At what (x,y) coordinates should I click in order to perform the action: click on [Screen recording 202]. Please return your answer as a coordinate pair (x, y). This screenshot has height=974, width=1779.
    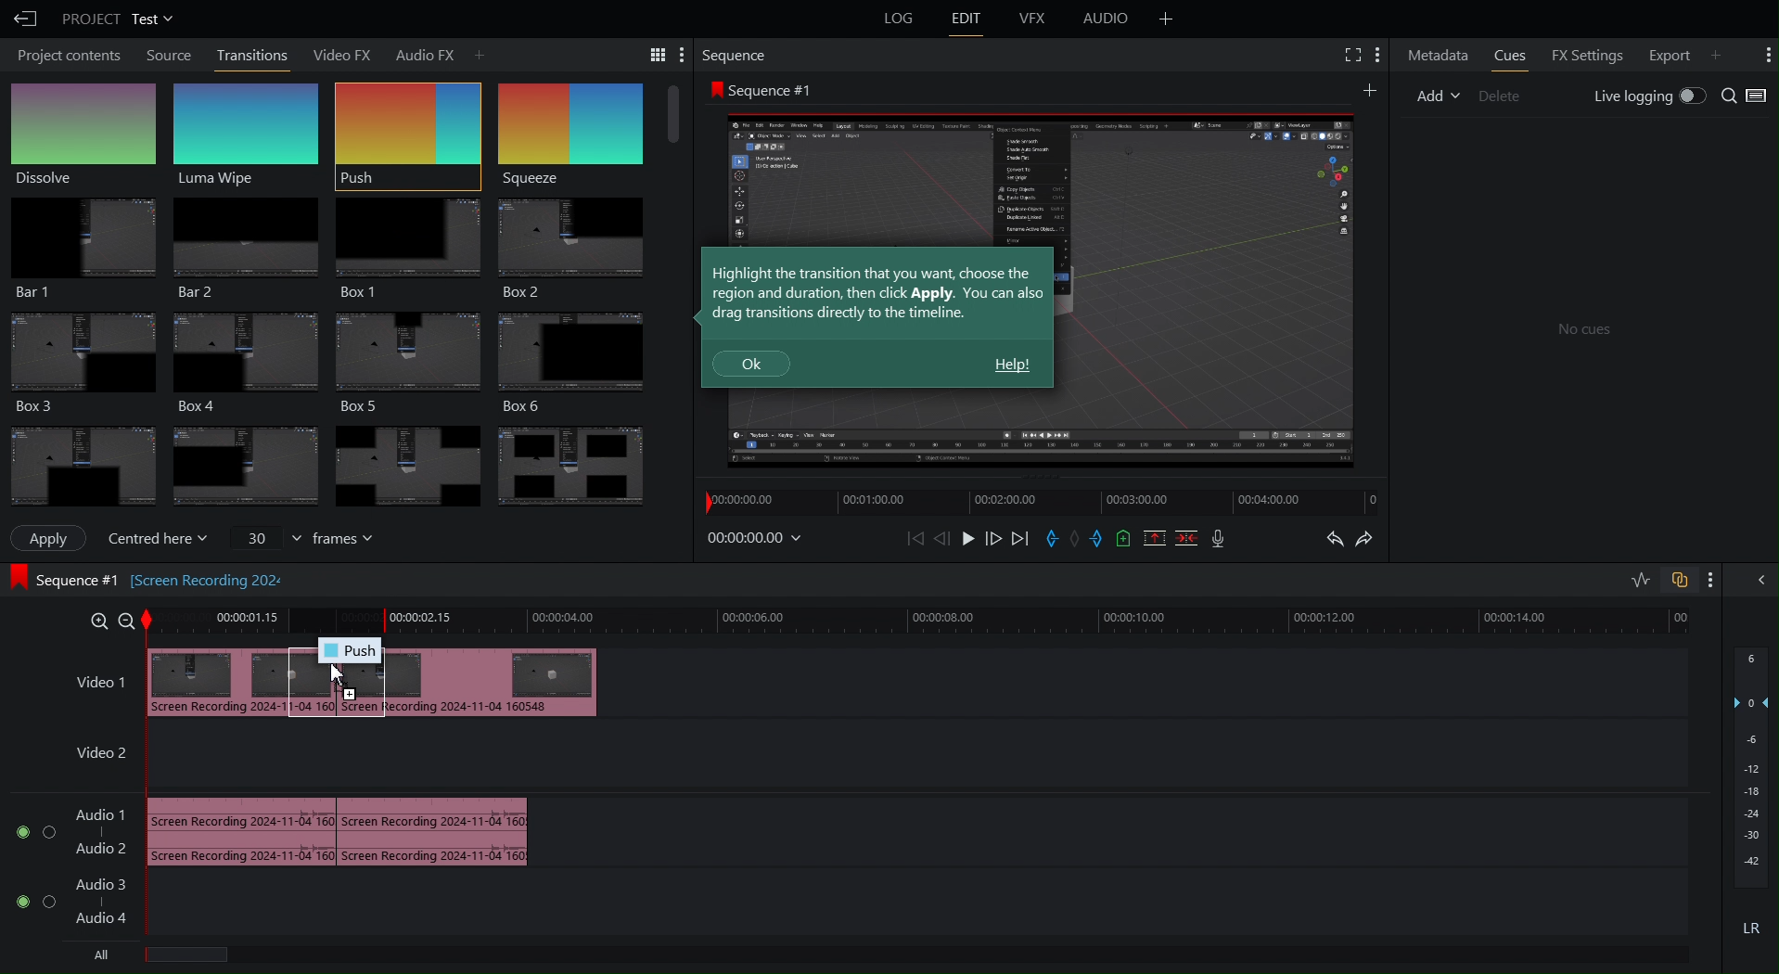
    Looking at the image, I should click on (211, 577).